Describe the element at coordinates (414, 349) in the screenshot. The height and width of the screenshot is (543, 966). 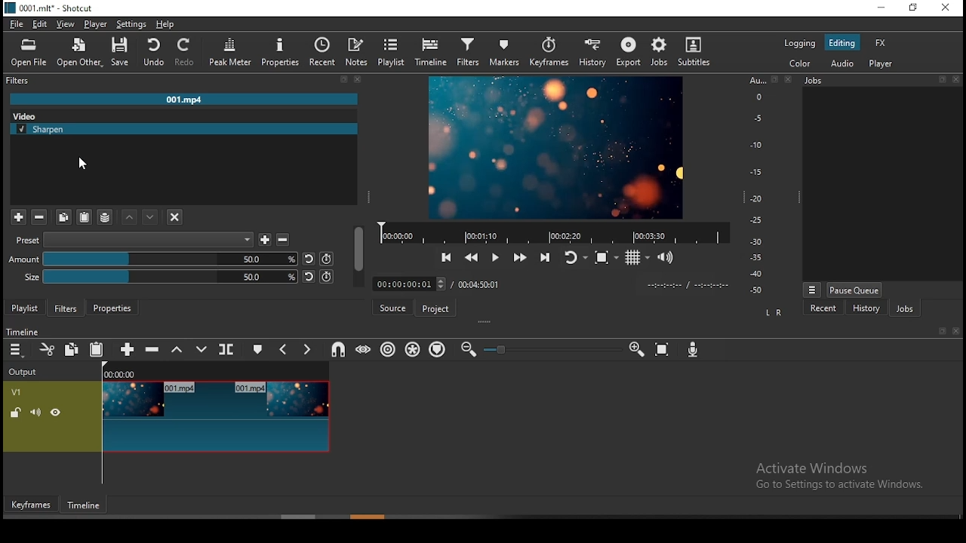
I see `ripple all tracks` at that location.